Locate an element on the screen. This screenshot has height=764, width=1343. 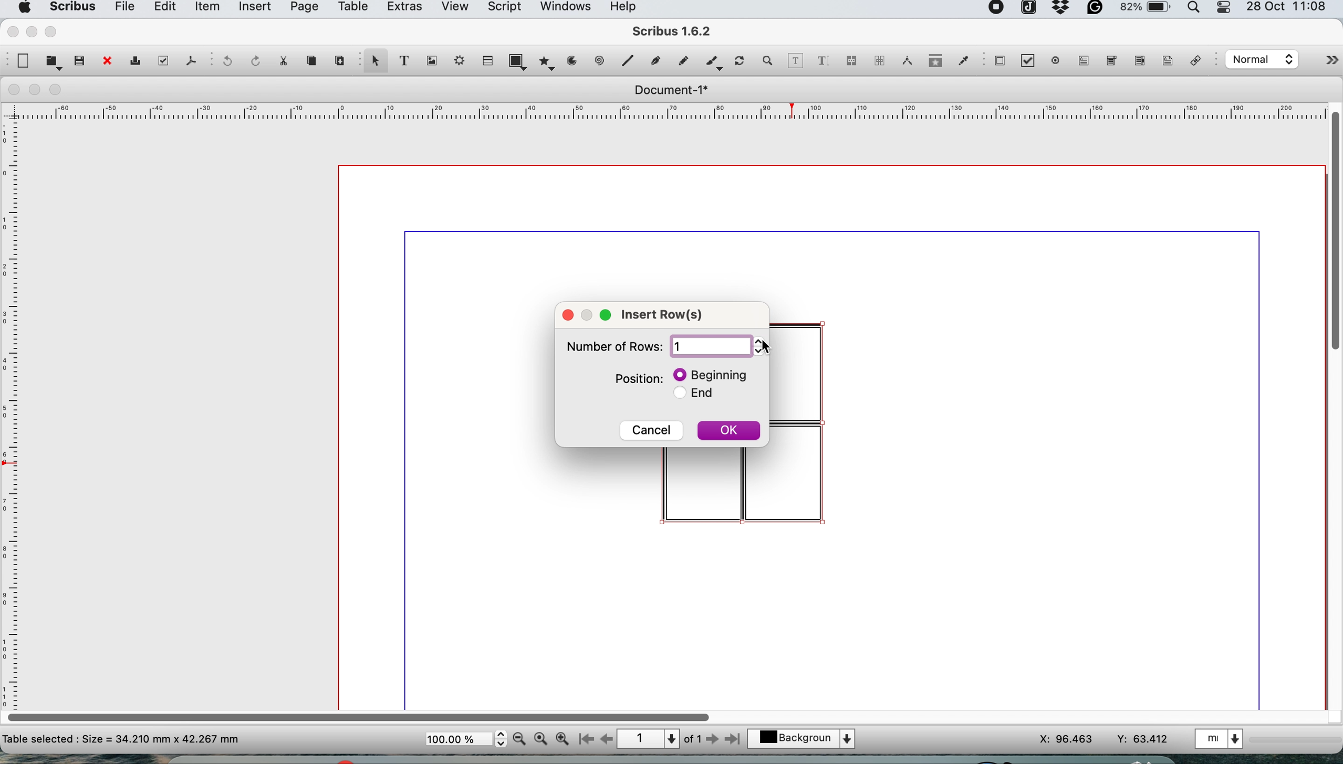
pdf radio button is located at coordinates (1056, 60).